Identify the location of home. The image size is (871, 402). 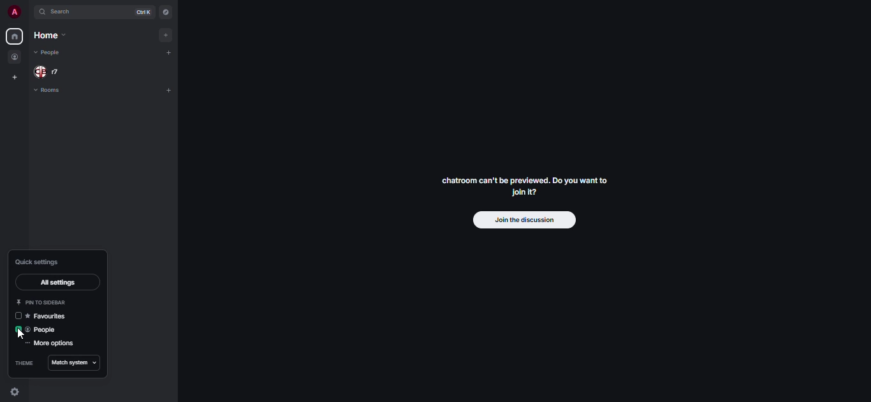
(13, 36).